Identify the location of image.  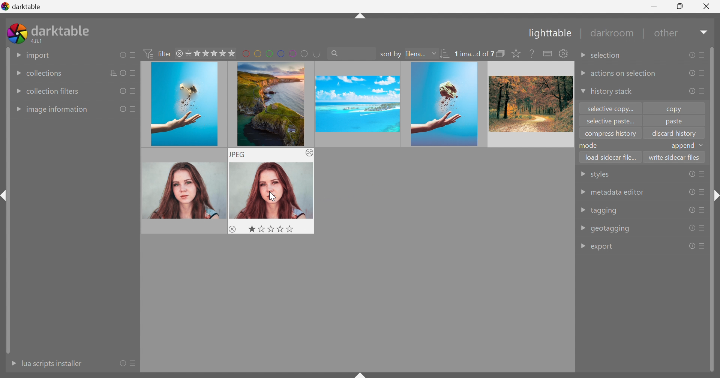
(356, 104).